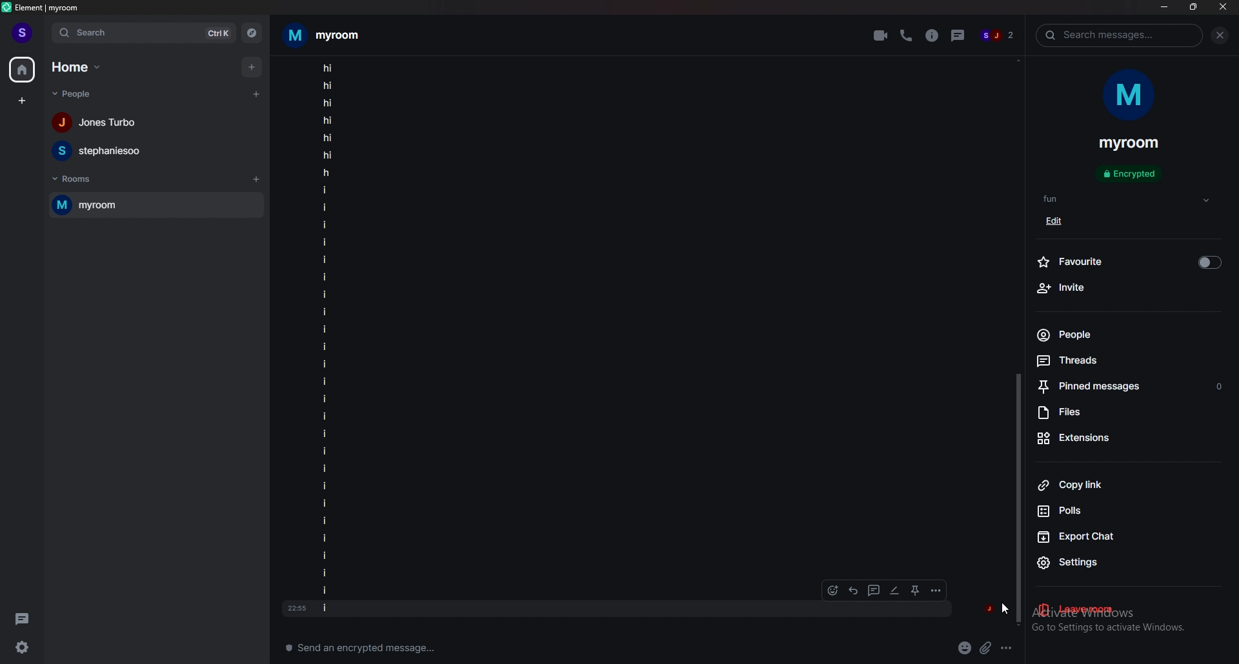  Describe the element at coordinates (22, 32) in the screenshot. I see `profile` at that location.